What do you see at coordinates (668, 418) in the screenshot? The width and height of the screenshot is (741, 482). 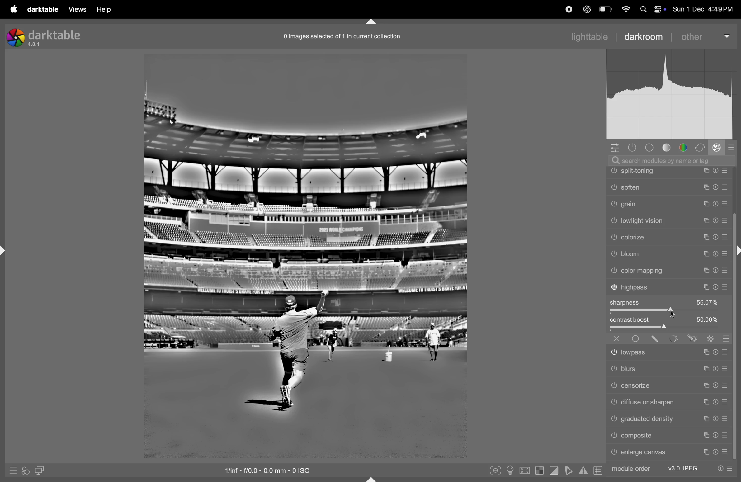 I see `gratitude density` at bounding box center [668, 418].